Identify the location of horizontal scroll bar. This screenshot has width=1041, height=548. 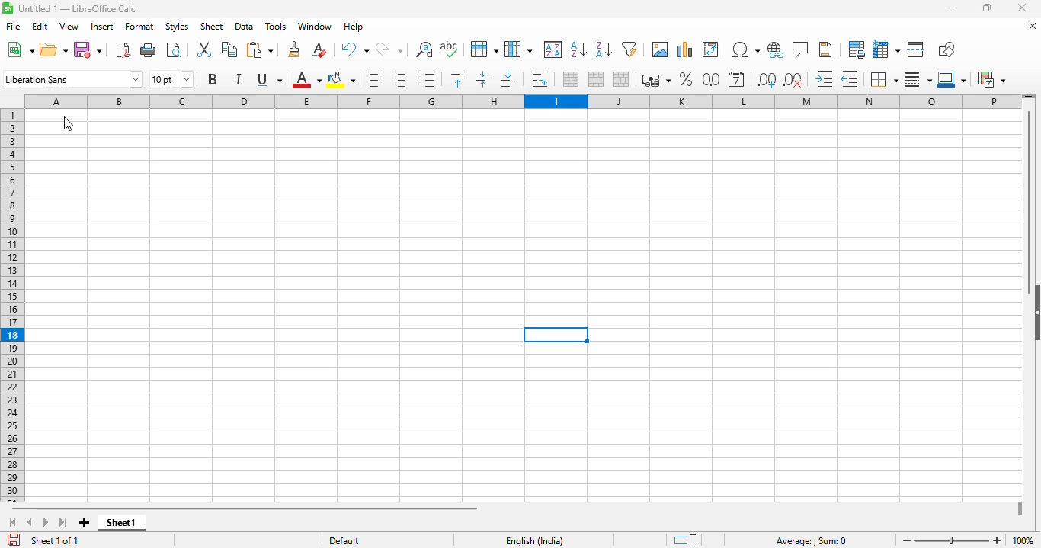
(245, 508).